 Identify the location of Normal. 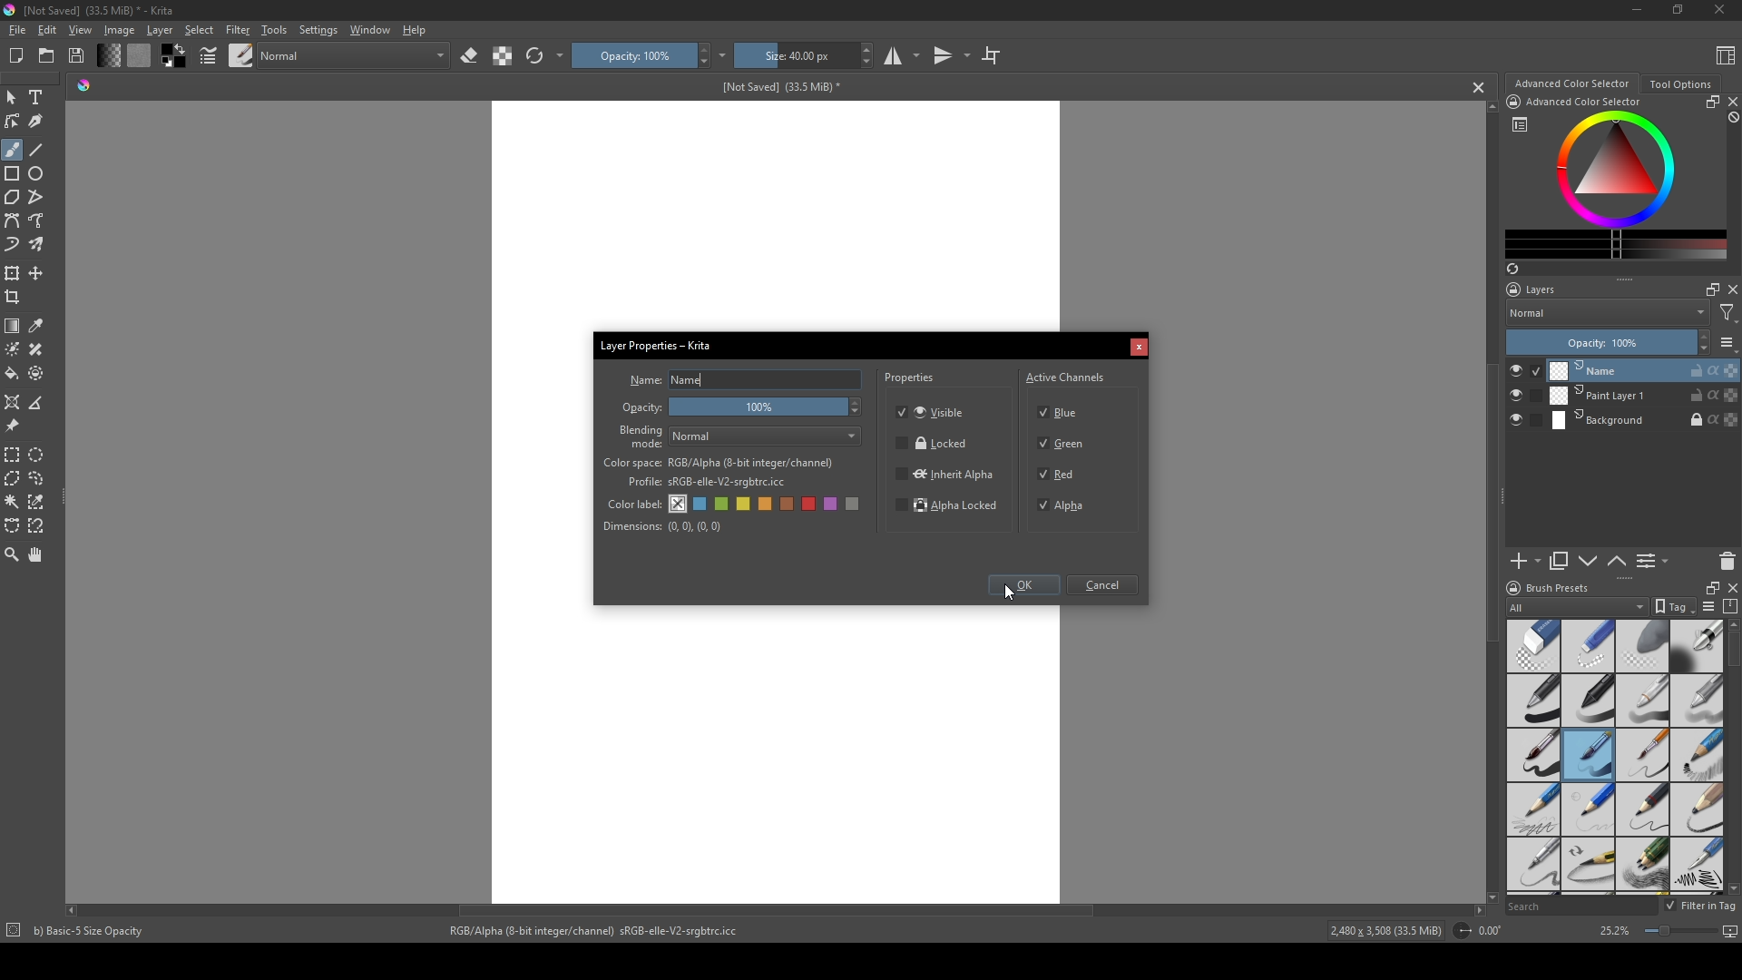
(1608, 312).